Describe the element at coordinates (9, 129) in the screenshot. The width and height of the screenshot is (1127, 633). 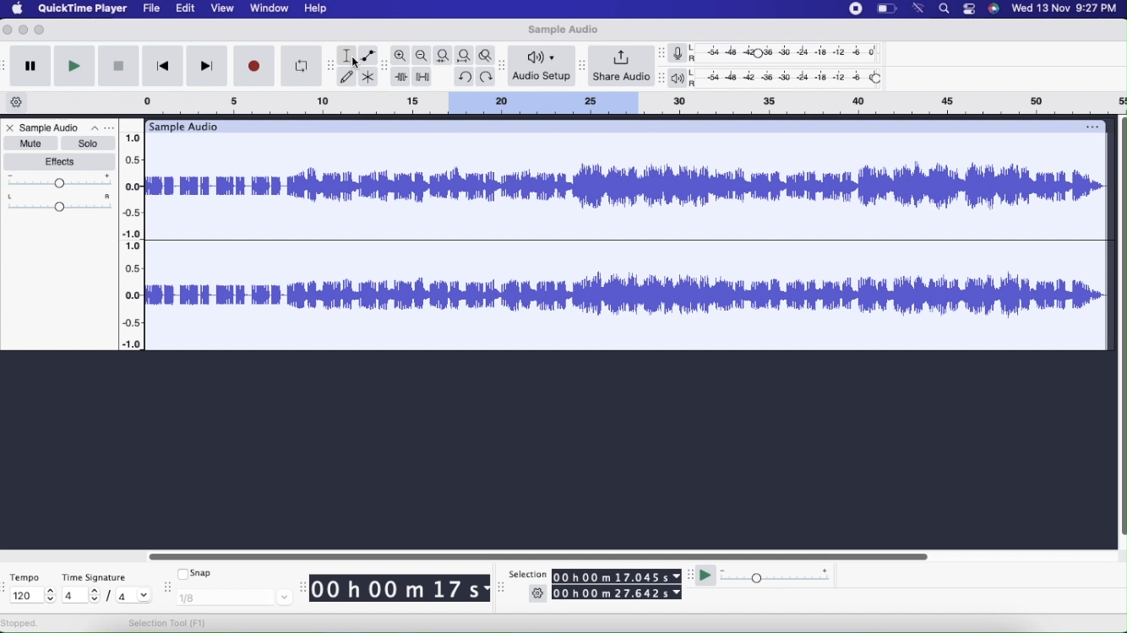
I see `Close` at that location.